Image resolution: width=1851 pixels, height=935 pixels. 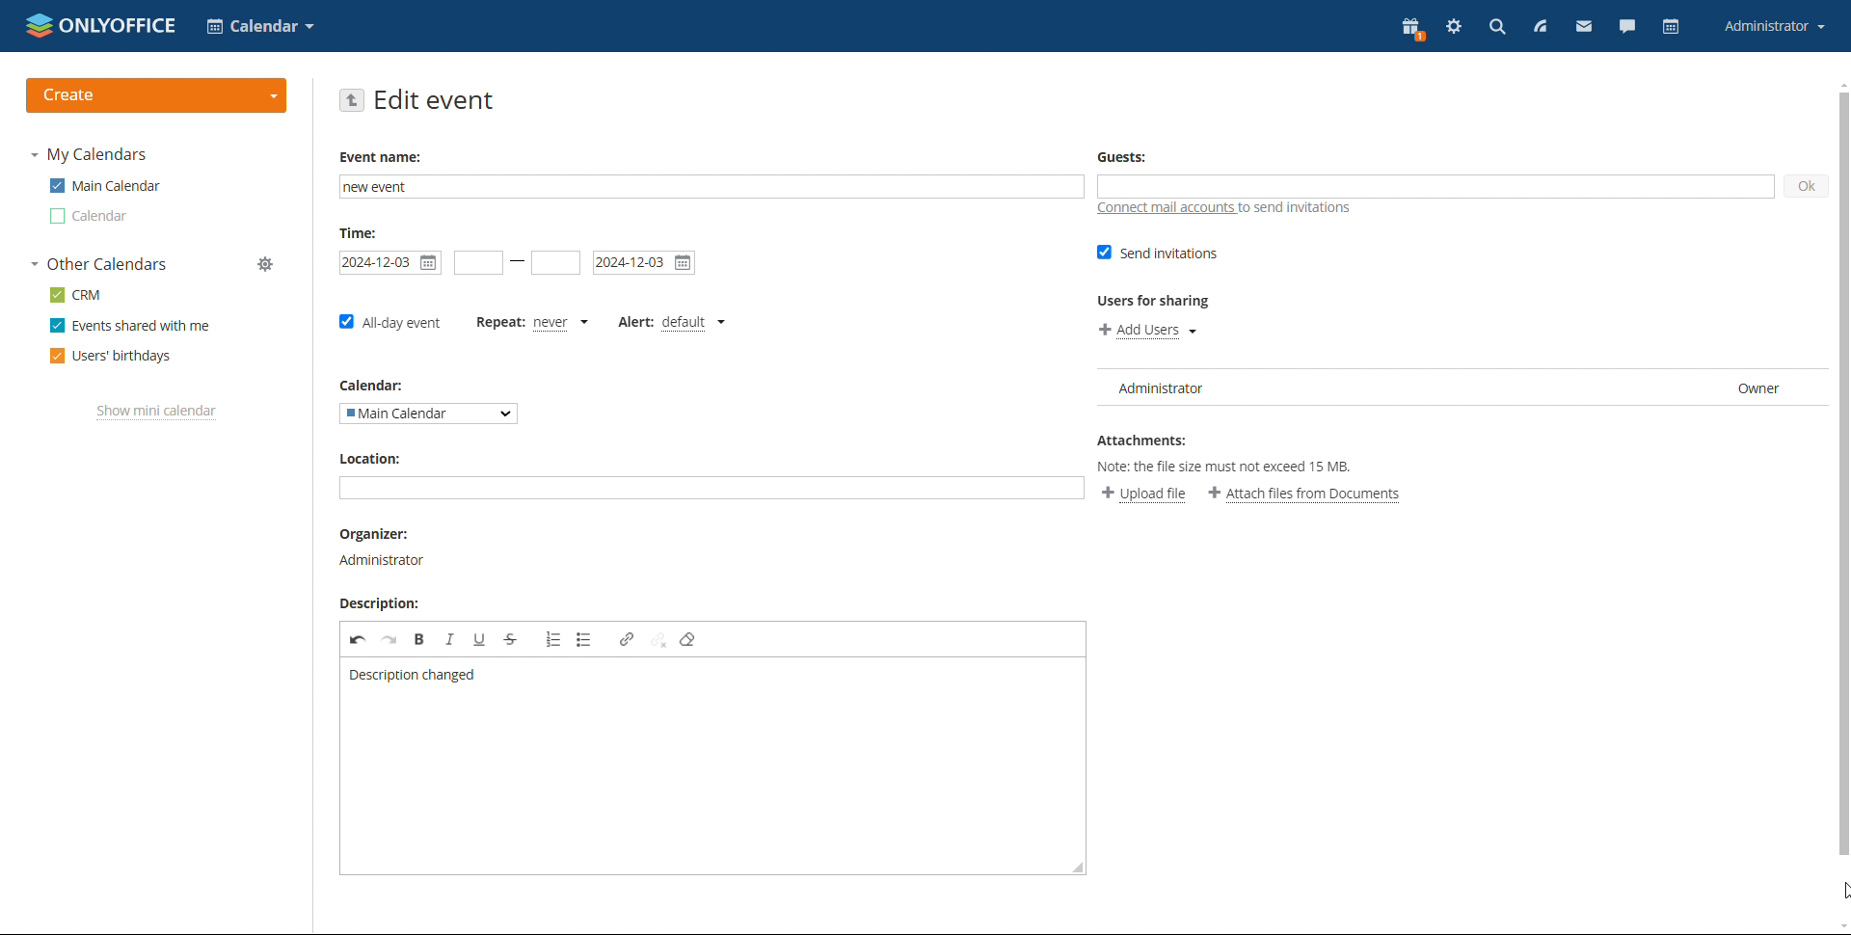 What do you see at coordinates (565, 323) in the screenshot?
I see `never` at bounding box center [565, 323].